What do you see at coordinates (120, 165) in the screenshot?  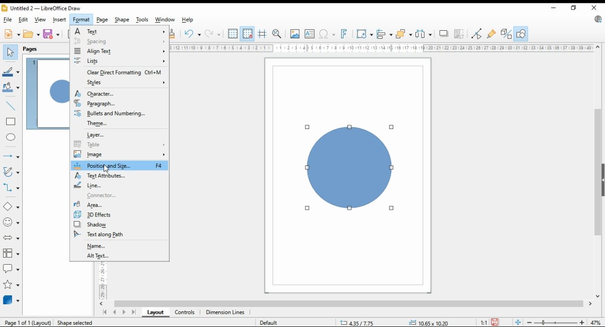 I see `position and size` at bounding box center [120, 165].